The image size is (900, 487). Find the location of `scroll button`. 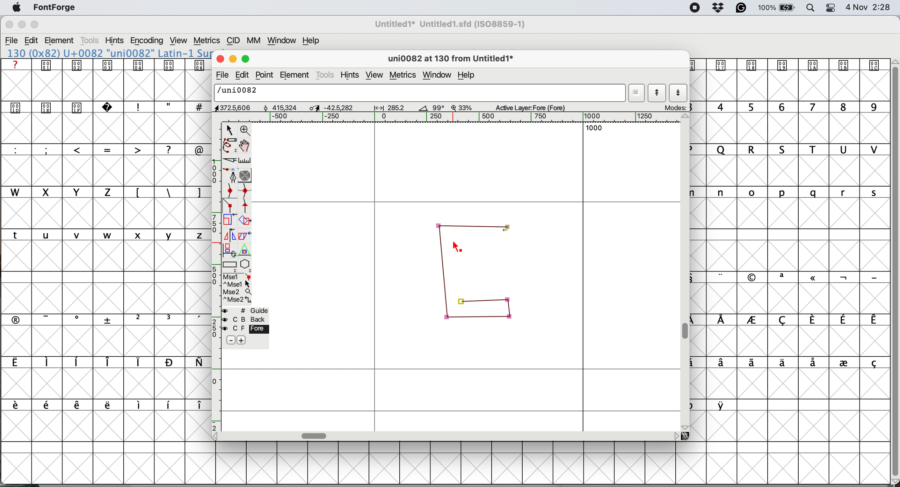

scroll button is located at coordinates (686, 117).